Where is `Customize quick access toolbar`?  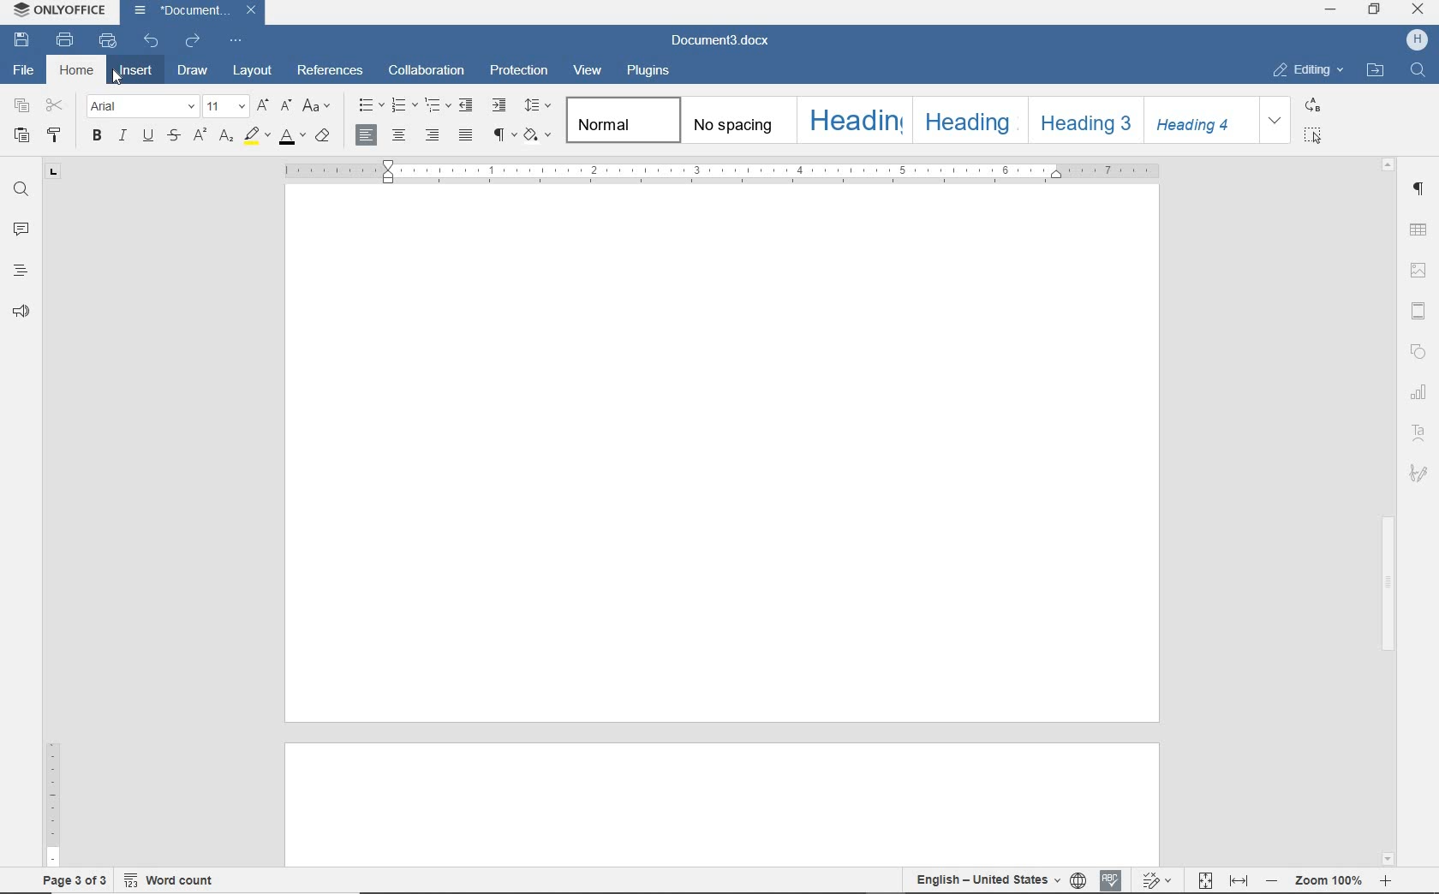 Customize quick access toolbar is located at coordinates (240, 39).